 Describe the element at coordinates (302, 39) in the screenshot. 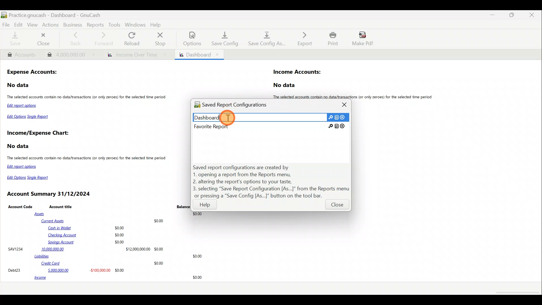

I see `Export` at that location.